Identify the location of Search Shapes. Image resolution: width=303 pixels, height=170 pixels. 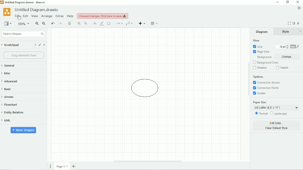
(23, 34).